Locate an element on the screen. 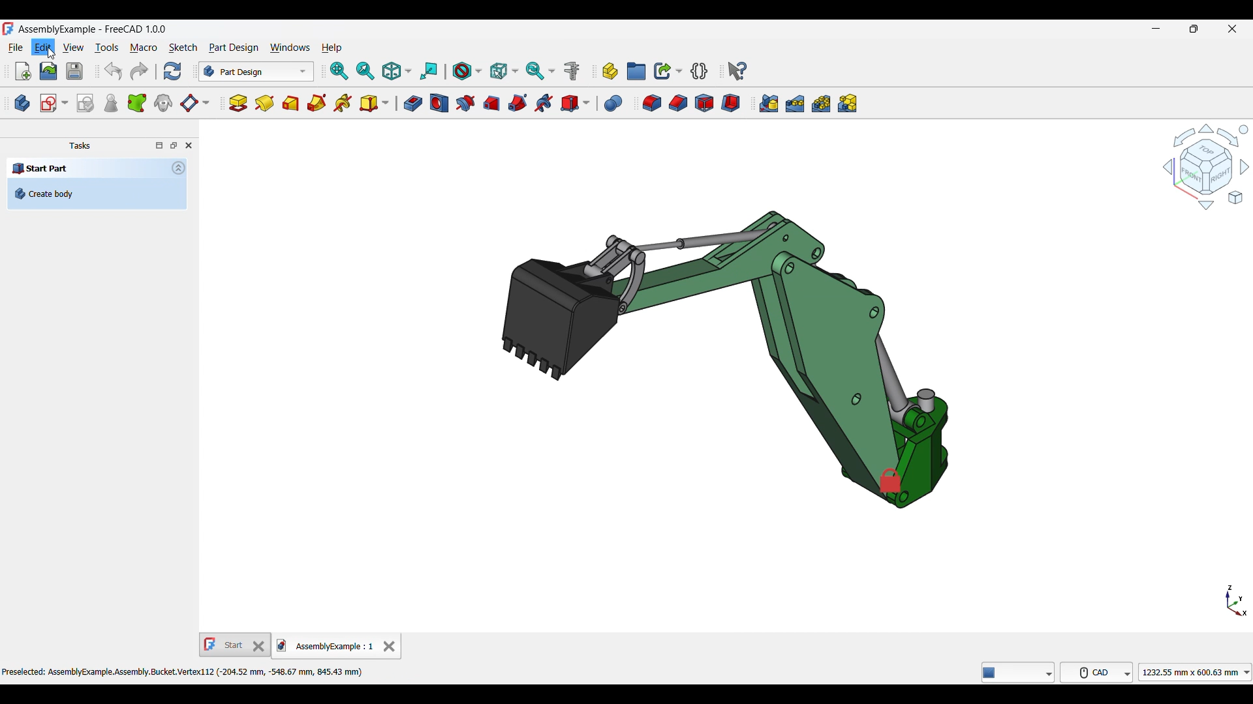 The image size is (1253, 704). Draft is located at coordinates (704, 103).